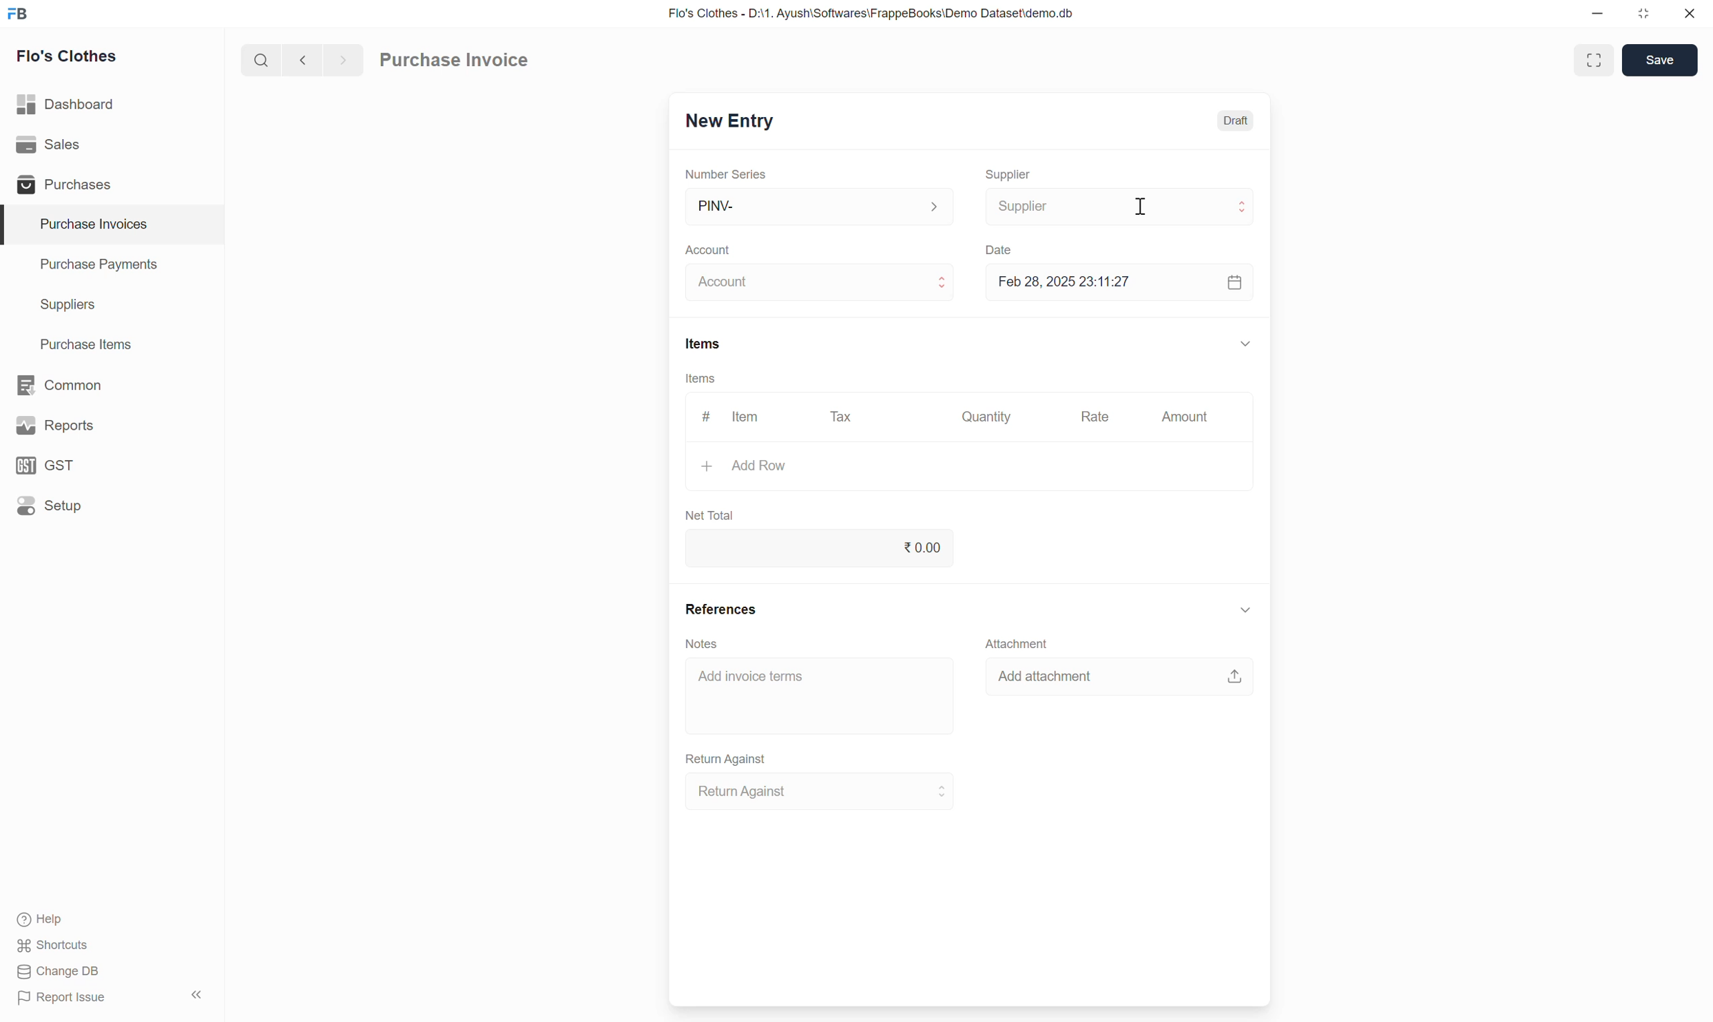 This screenshot has height=1022, width=1713. What do you see at coordinates (1233, 282) in the screenshot?
I see `calendar icon` at bounding box center [1233, 282].